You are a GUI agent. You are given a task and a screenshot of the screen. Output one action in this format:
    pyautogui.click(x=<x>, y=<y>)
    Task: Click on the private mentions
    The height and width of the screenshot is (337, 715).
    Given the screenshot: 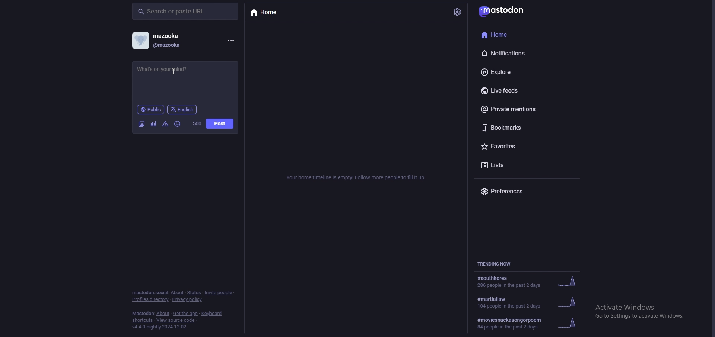 What is the action you would take?
    pyautogui.click(x=522, y=110)
    